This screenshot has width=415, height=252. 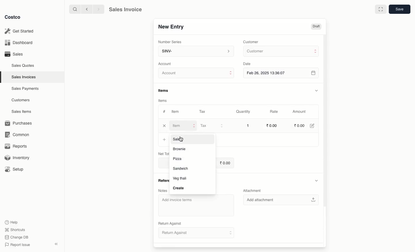 What do you see at coordinates (380, 9) in the screenshot?
I see `Full width toggle` at bounding box center [380, 9].